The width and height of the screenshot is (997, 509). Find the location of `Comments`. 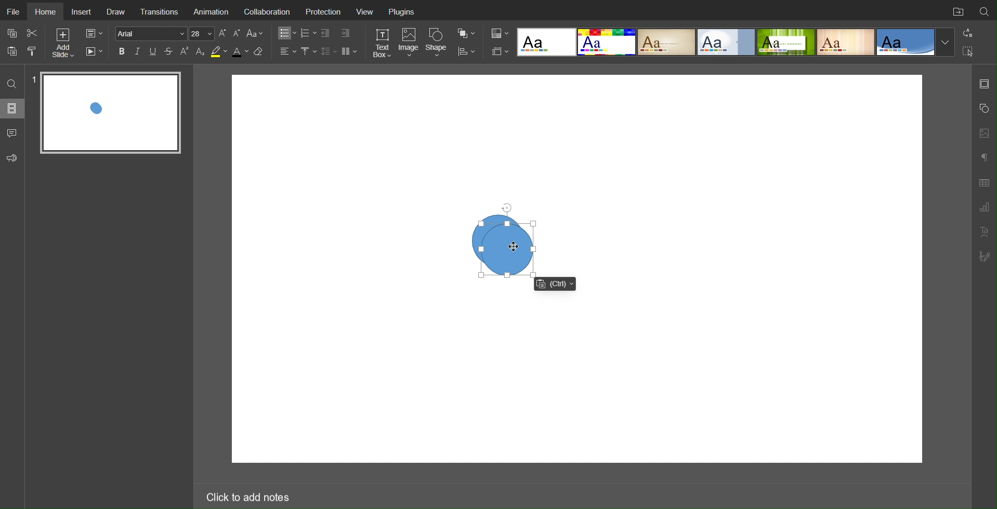

Comments is located at coordinates (13, 133).